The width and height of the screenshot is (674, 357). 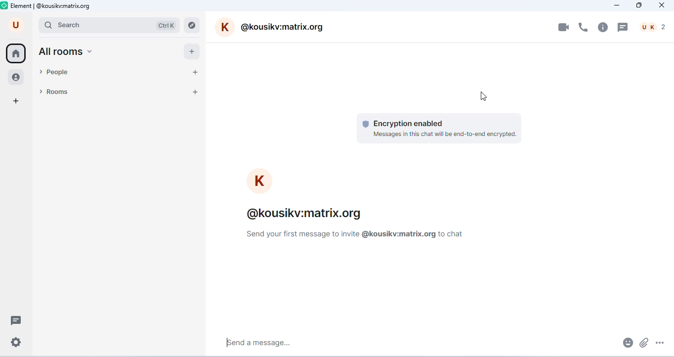 What do you see at coordinates (54, 73) in the screenshot?
I see `people` at bounding box center [54, 73].